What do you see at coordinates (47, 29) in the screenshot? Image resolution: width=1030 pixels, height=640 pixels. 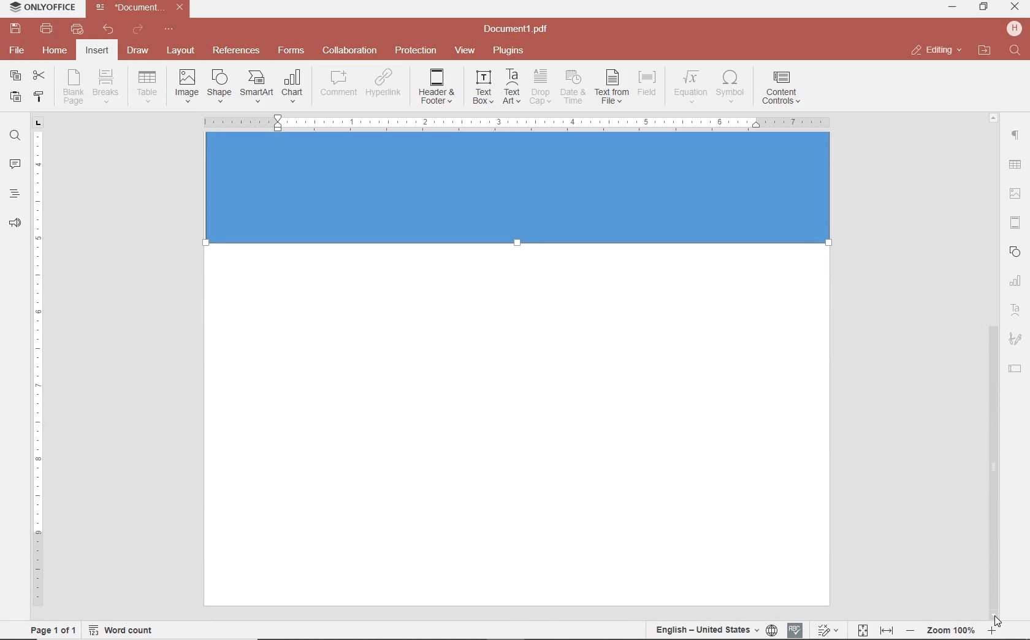 I see `print file` at bounding box center [47, 29].